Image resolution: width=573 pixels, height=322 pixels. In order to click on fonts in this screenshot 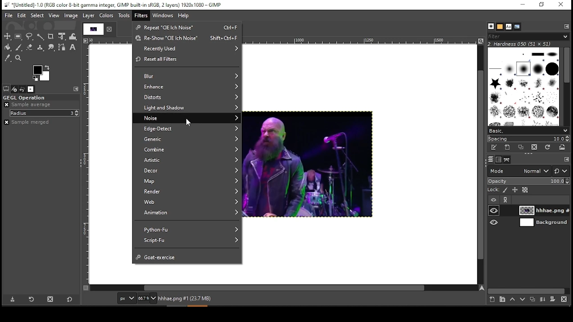, I will do `click(509, 26)`.